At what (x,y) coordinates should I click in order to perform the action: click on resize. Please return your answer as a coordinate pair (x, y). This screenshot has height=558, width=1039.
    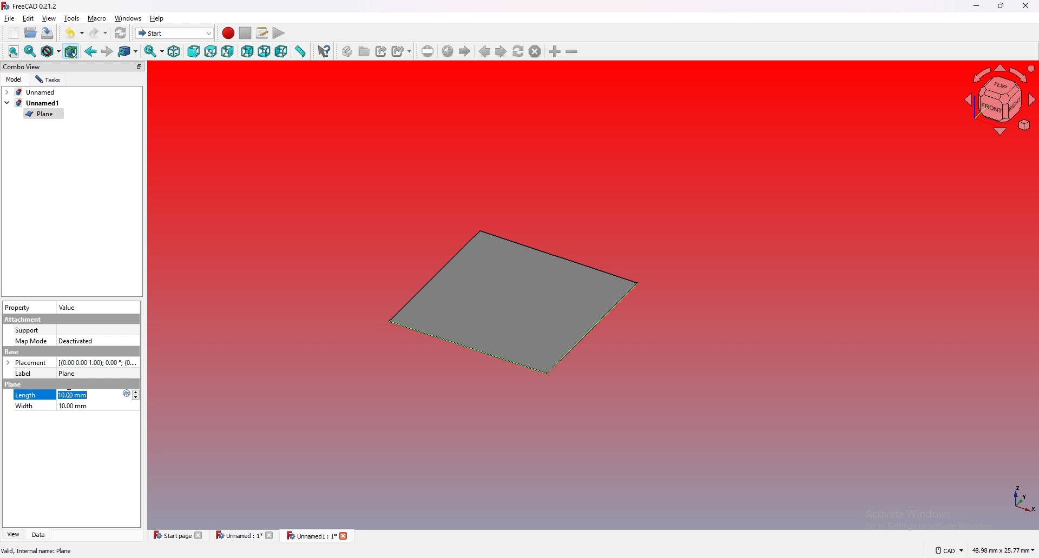
    Looking at the image, I should click on (1002, 6).